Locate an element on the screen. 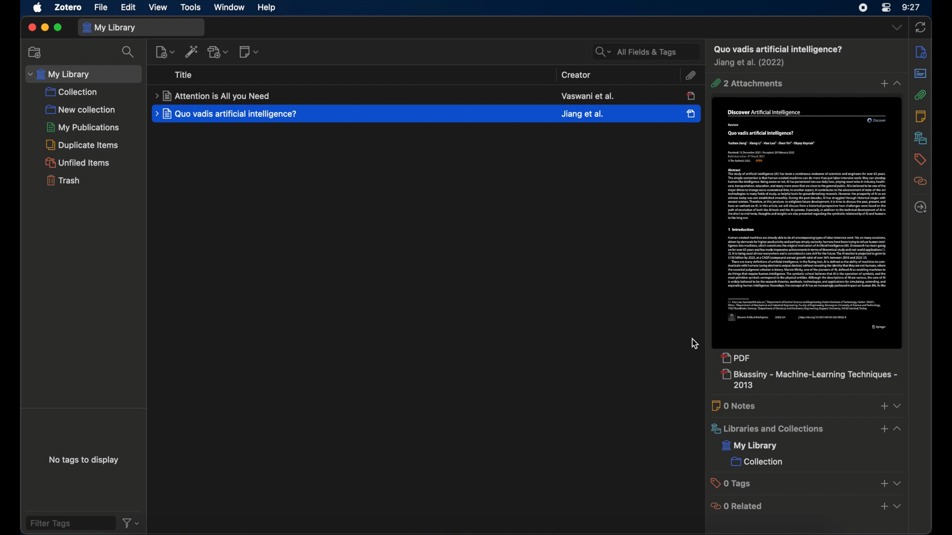 Image resolution: width=952 pixels, height=535 pixels. all fields and tags is located at coordinates (645, 51).